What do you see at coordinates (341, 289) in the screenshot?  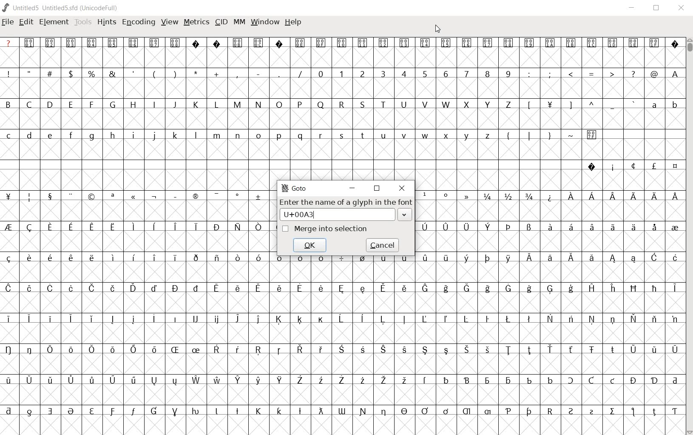 I see `Symbol` at bounding box center [341, 289].